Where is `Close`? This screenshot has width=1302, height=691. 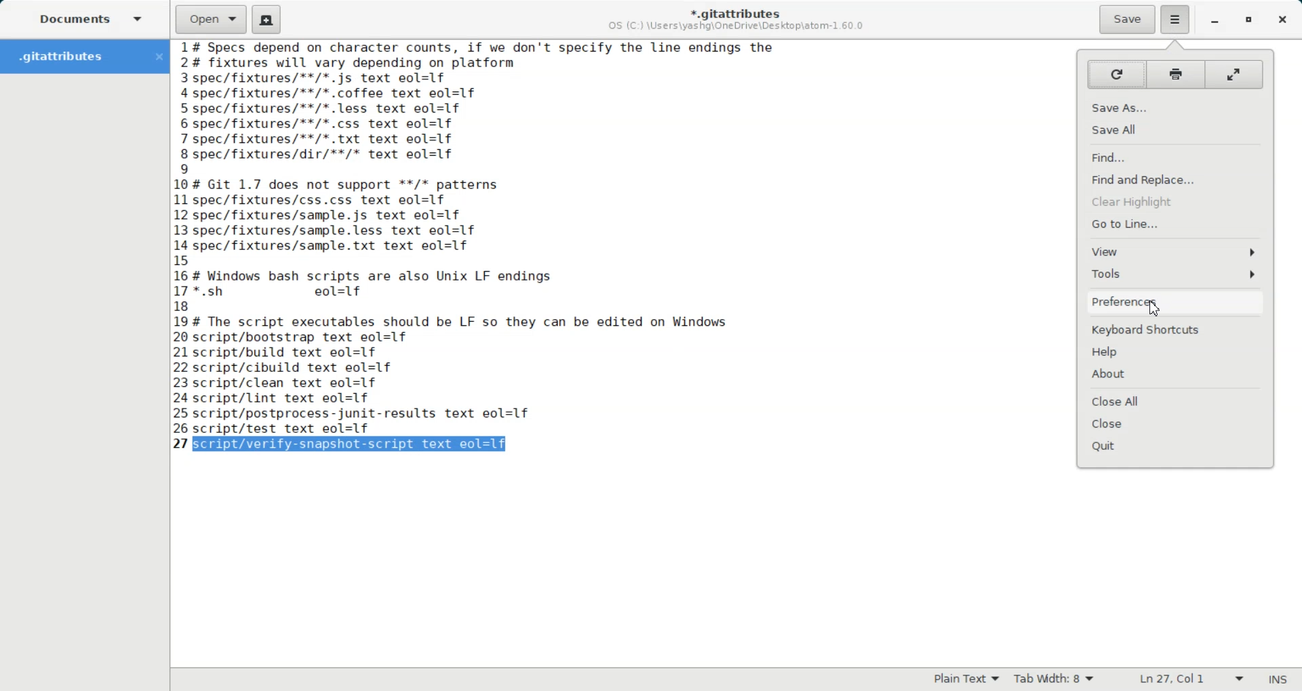
Close is located at coordinates (1177, 425).